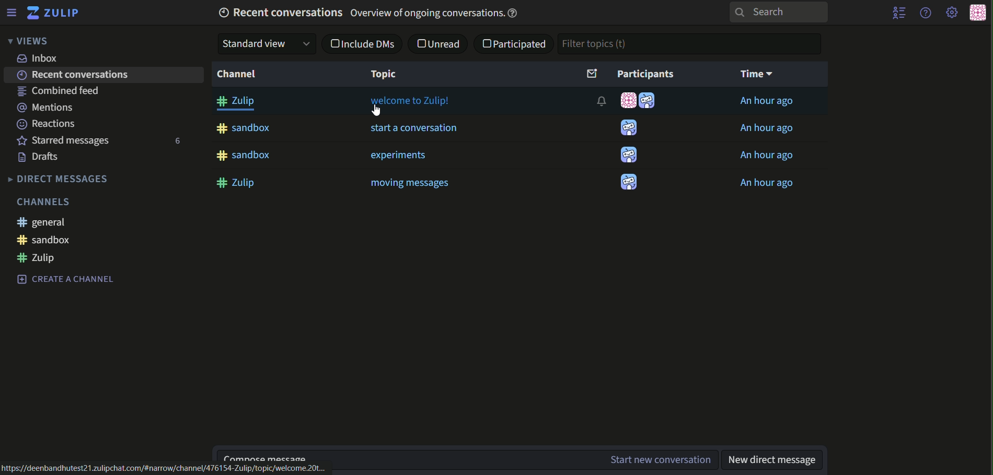 The image size is (993, 475). I want to click on #sandbox, so click(245, 128).